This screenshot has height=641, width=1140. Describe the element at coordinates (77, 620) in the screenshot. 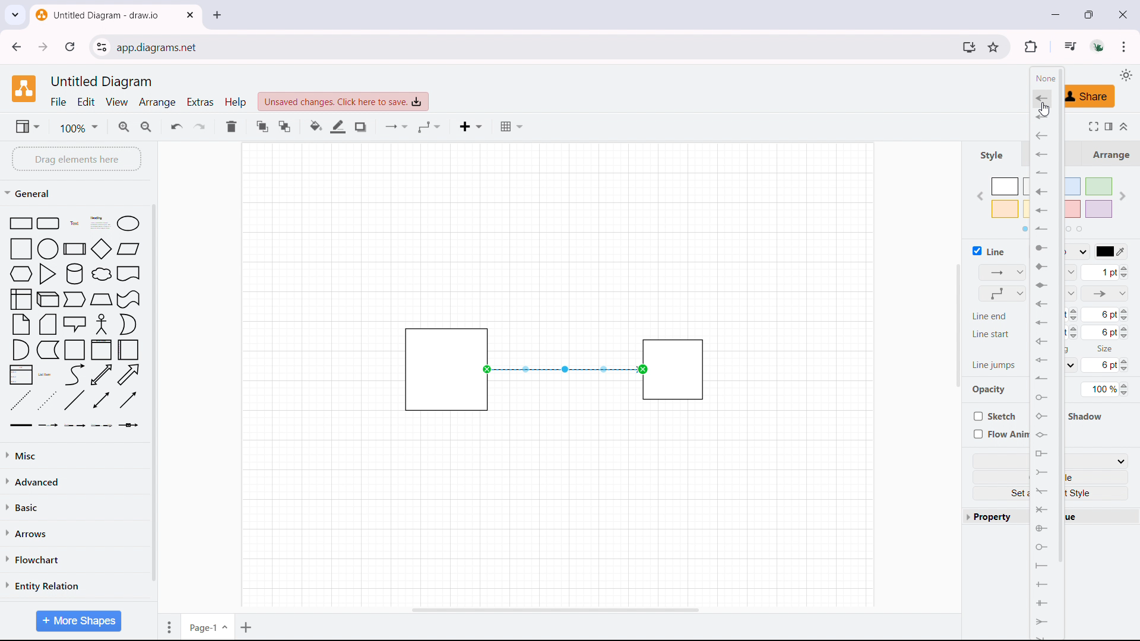

I see `More Shapes ` at that location.